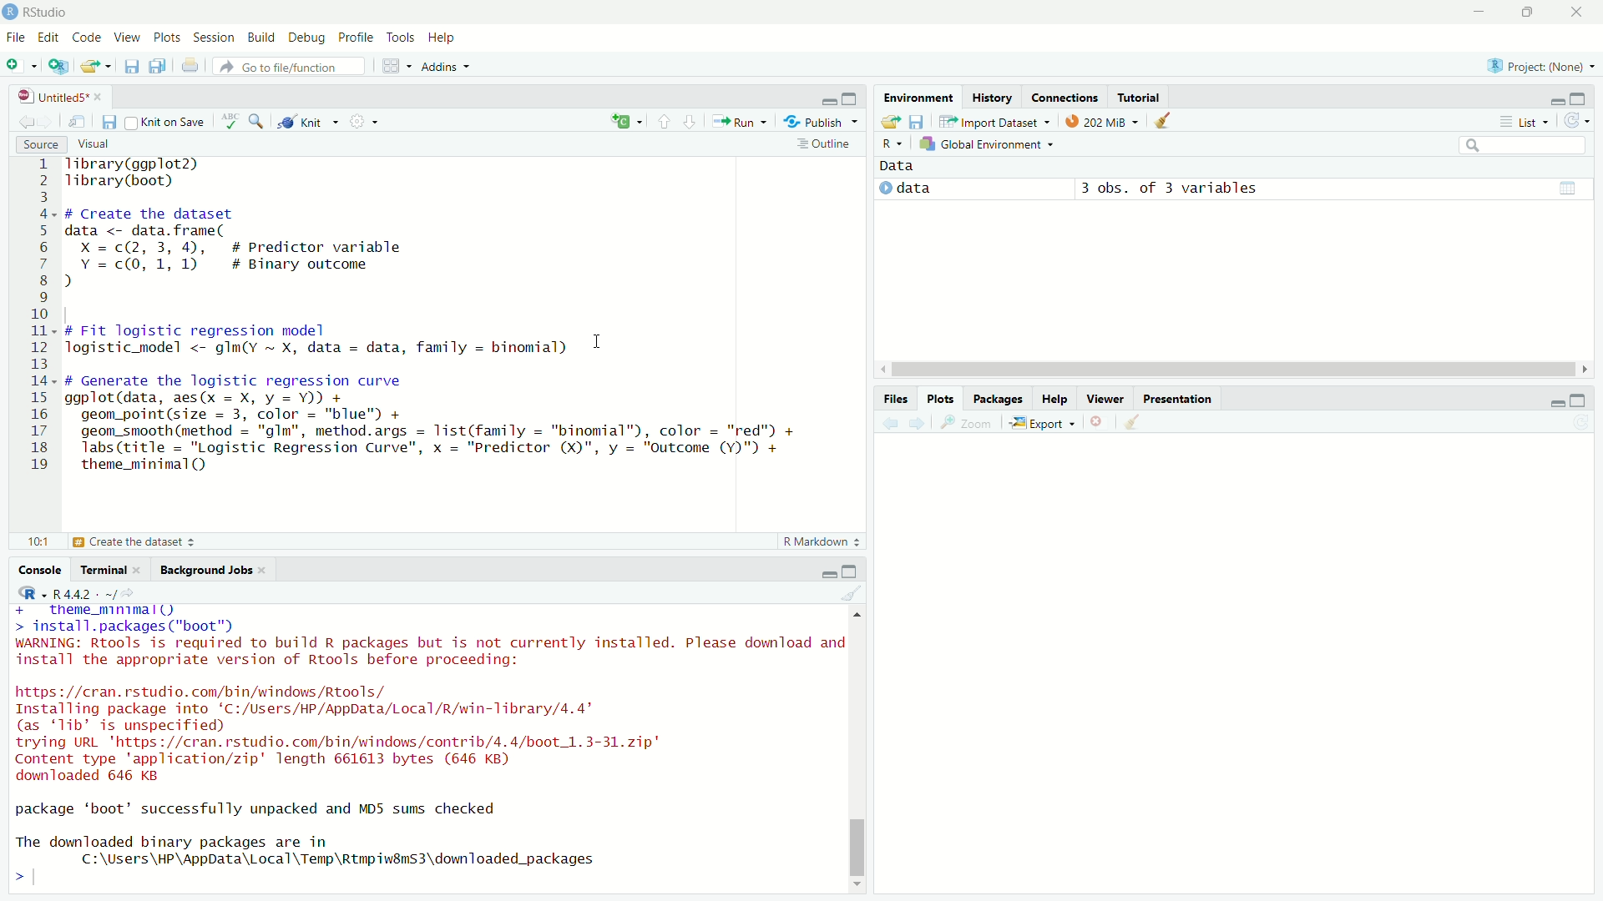 Image resolution: width=1603 pixels, height=901 pixels. I want to click on Connections, so click(1064, 97).